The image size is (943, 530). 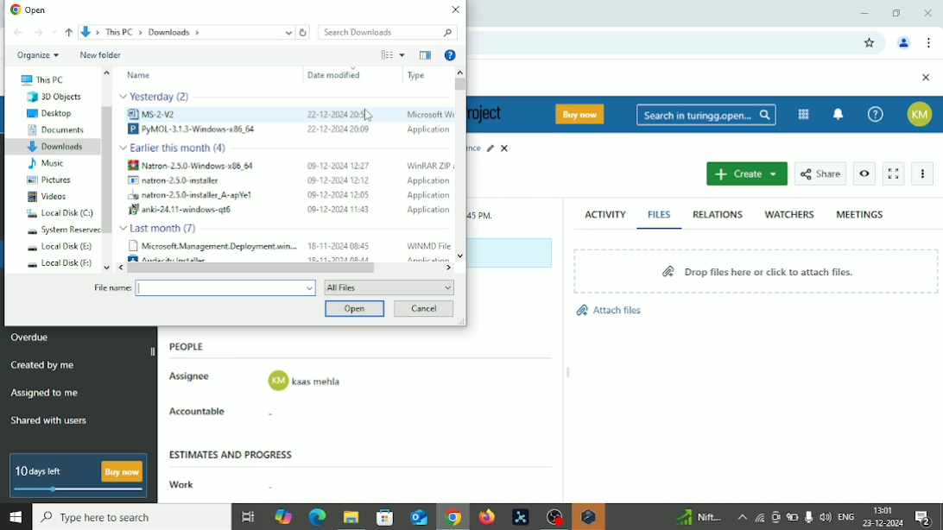 I want to click on Accountable, so click(x=204, y=412).